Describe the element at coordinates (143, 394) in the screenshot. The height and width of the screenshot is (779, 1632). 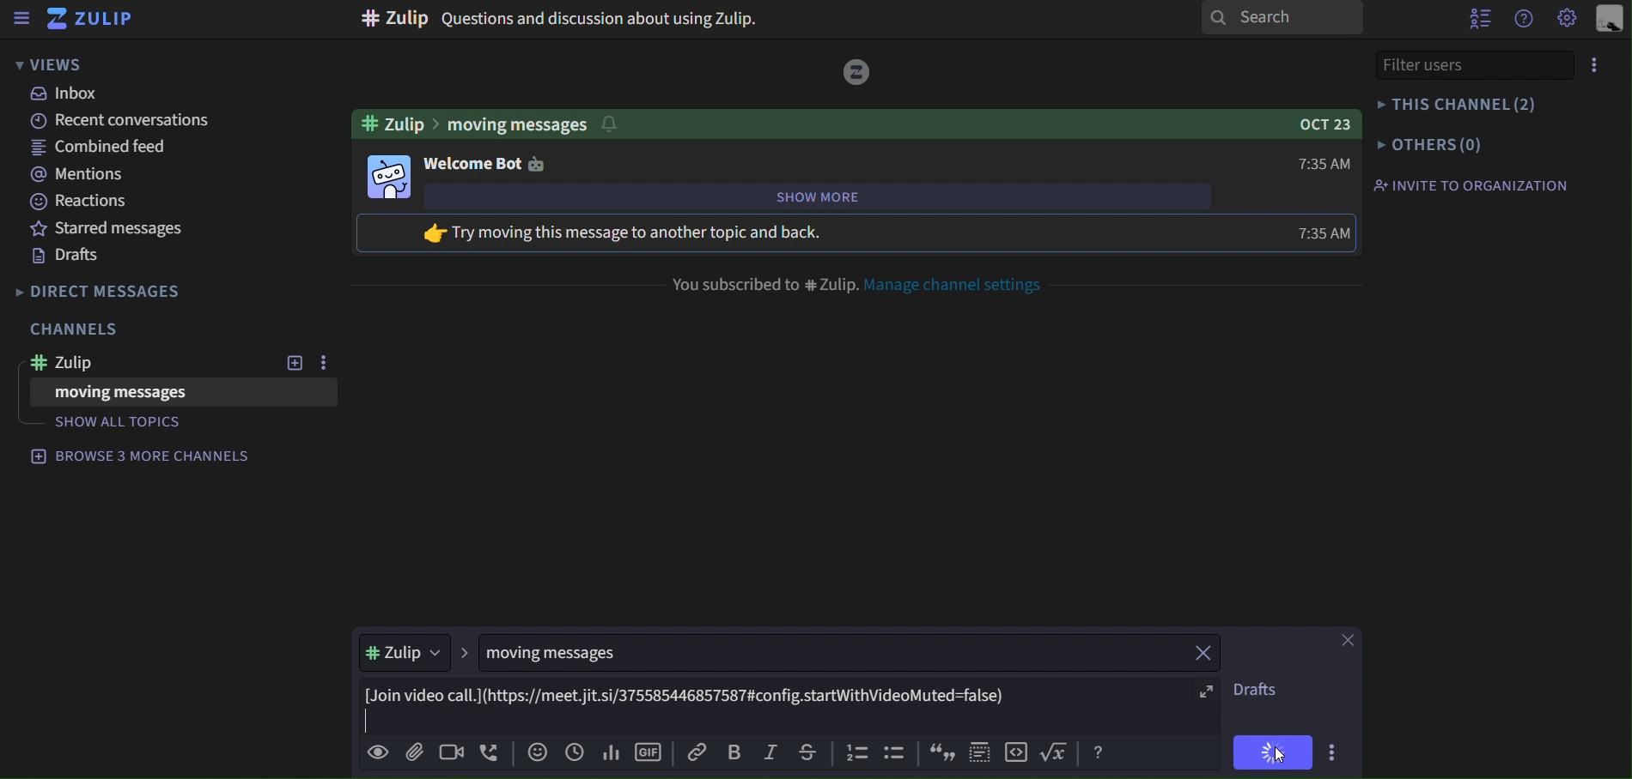
I see `moving messages` at that location.